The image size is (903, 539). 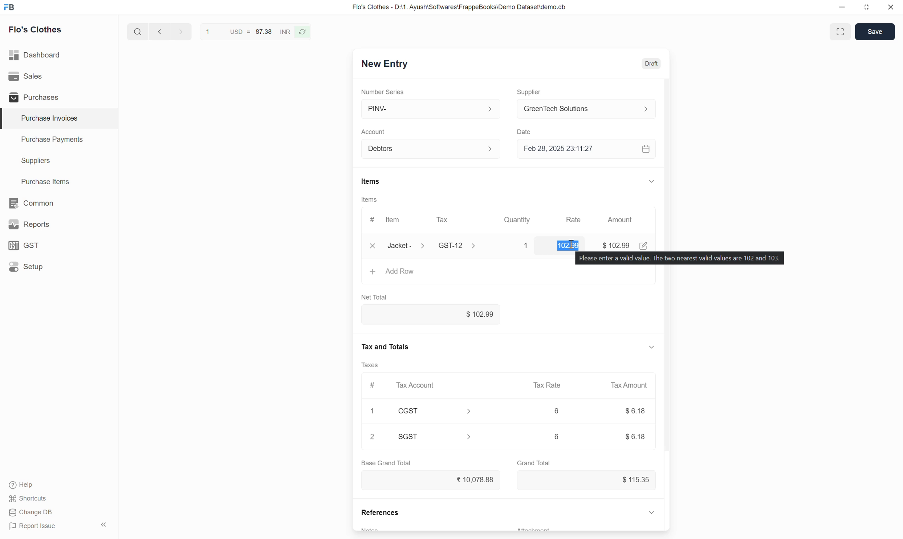 What do you see at coordinates (432, 109) in the screenshot?
I see `PINV-` at bounding box center [432, 109].